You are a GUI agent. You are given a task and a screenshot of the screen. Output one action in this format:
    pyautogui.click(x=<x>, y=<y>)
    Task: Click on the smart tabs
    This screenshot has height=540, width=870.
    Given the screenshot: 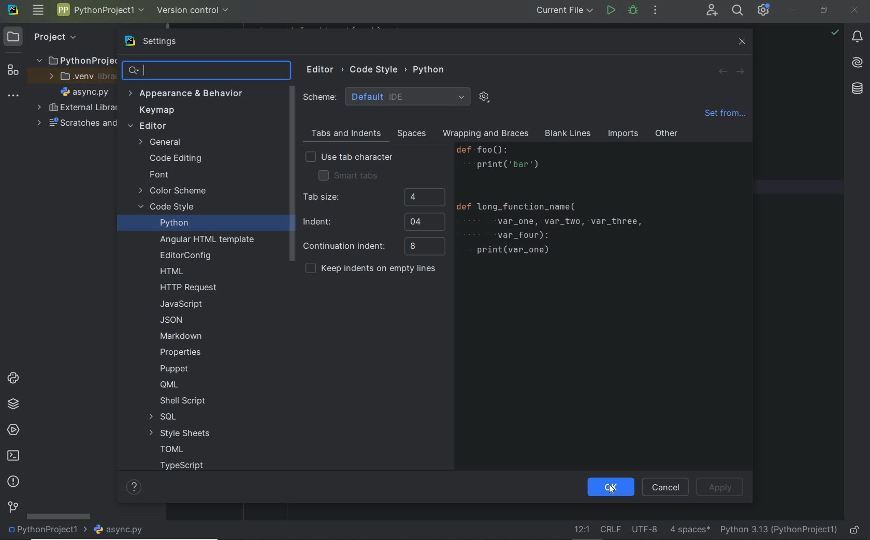 What is the action you would take?
    pyautogui.click(x=348, y=175)
    